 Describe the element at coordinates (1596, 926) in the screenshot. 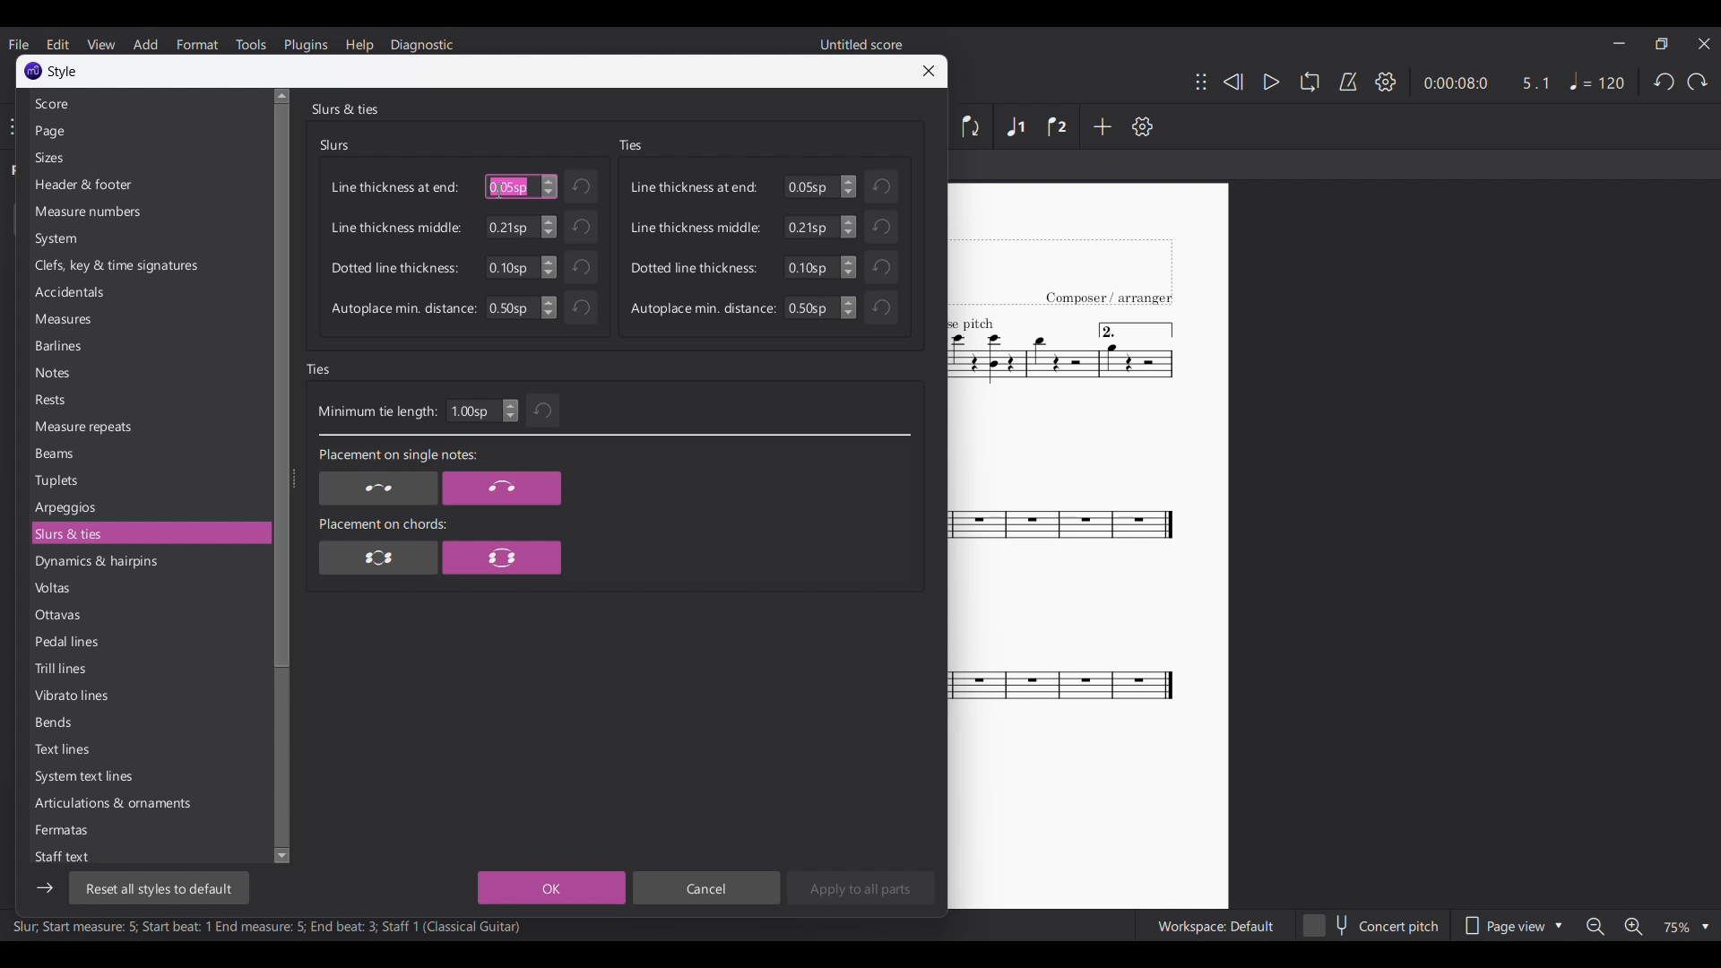

I see `Zoom out` at that location.